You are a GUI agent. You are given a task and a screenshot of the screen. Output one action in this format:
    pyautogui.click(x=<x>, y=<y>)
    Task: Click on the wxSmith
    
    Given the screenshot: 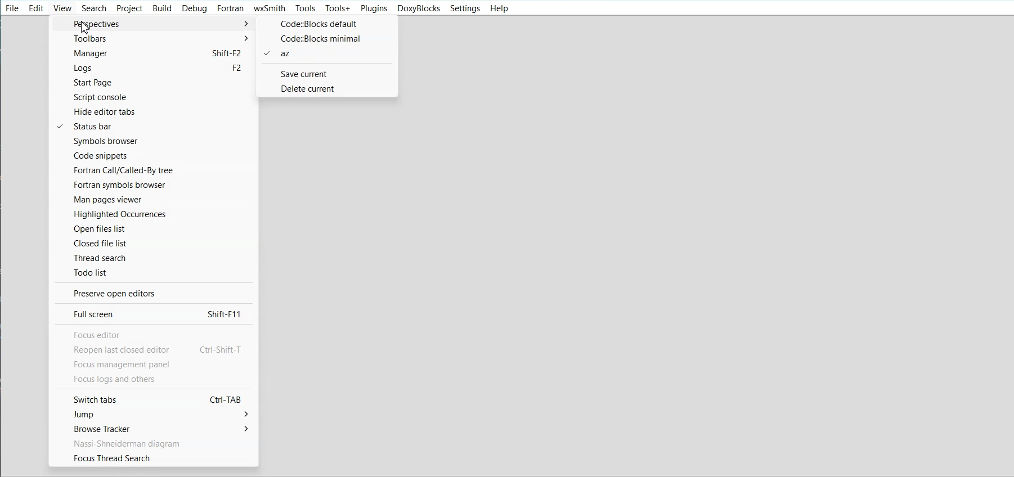 What is the action you would take?
    pyautogui.click(x=270, y=8)
    